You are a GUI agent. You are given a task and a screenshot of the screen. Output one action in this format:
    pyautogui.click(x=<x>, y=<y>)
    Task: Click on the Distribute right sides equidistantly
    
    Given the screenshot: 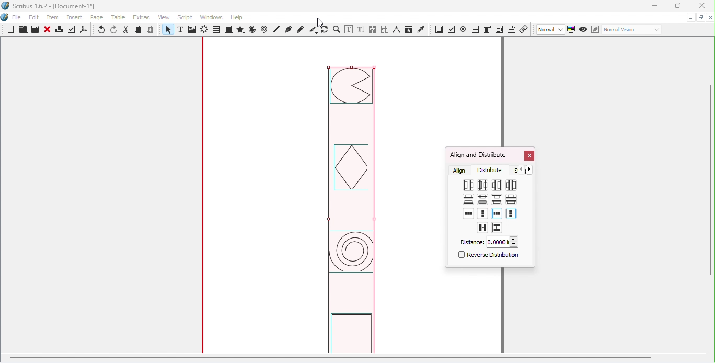 What is the action you would take?
    pyautogui.click(x=496, y=185)
    